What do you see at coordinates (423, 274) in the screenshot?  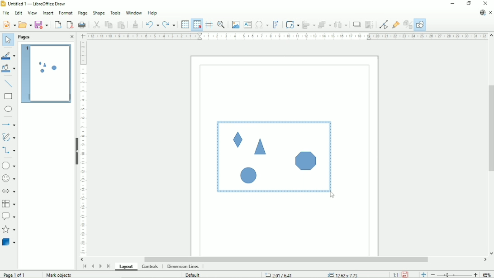 I see `Fit page to the current window` at bounding box center [423, 274].